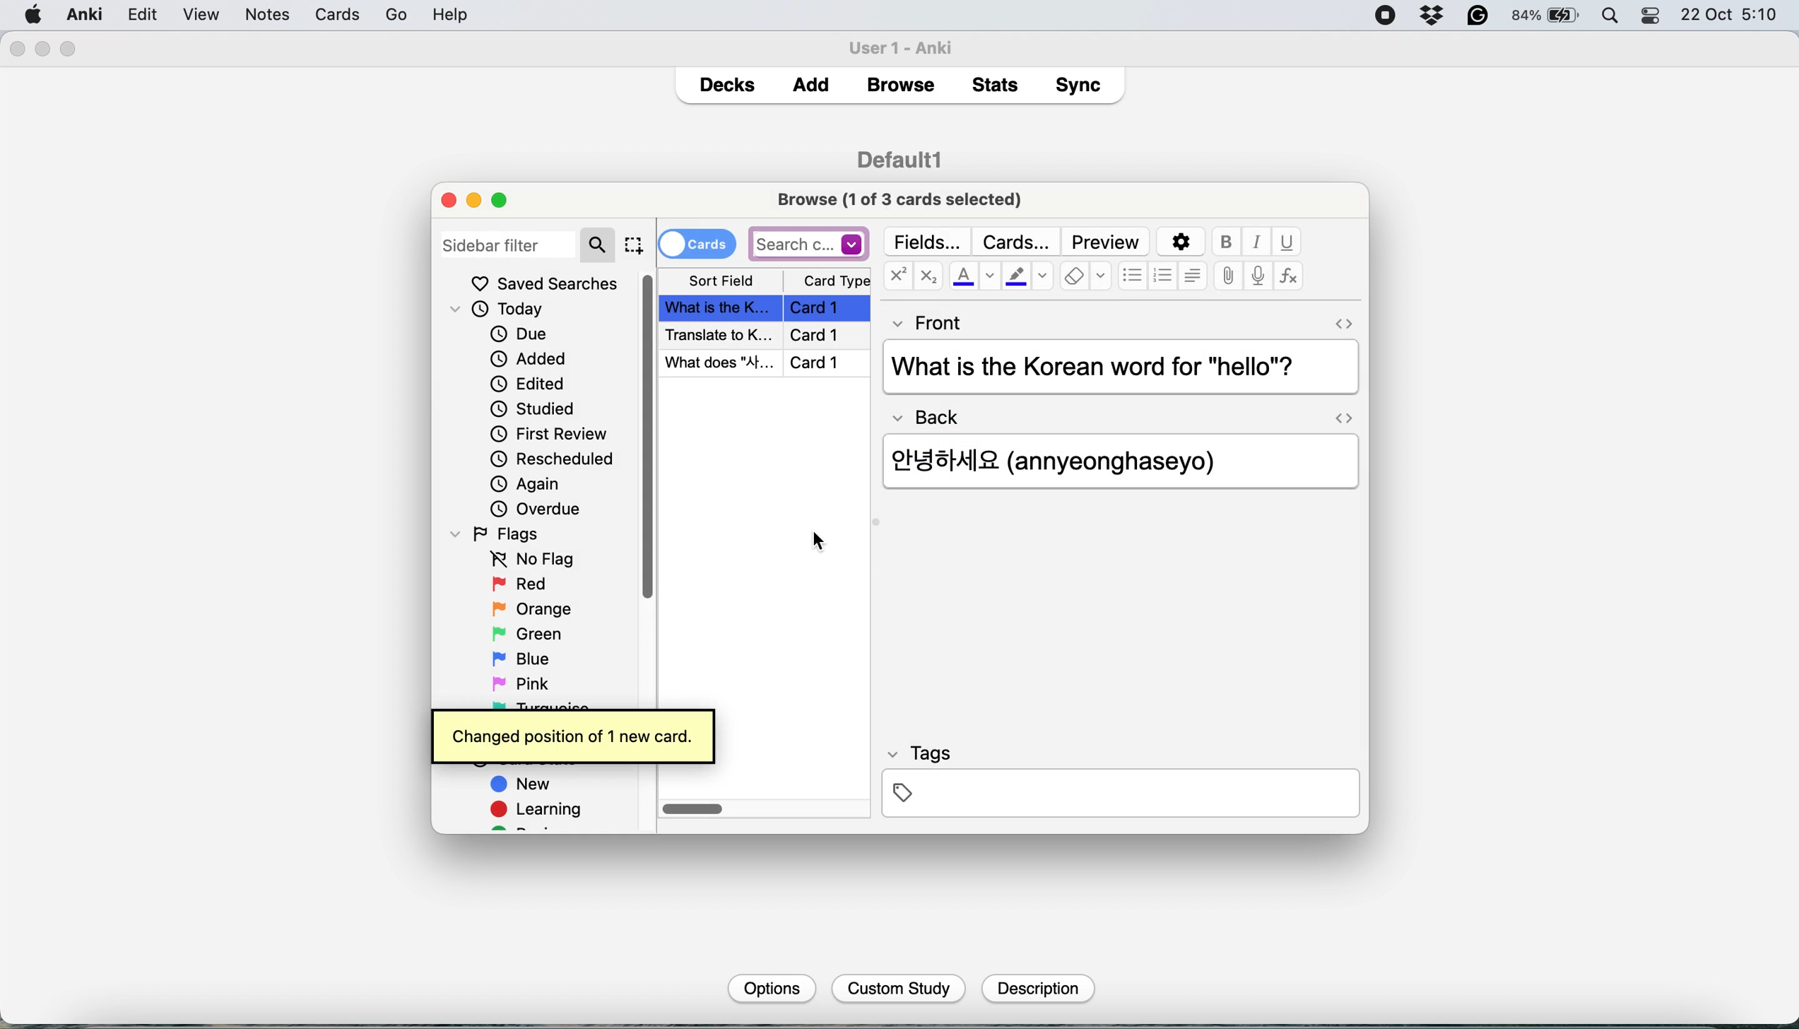 This screenshot has width=1799, height=1029. Describe the element at coordinates (1479, 16) in the screenshot. I see `grammarly` at that location.